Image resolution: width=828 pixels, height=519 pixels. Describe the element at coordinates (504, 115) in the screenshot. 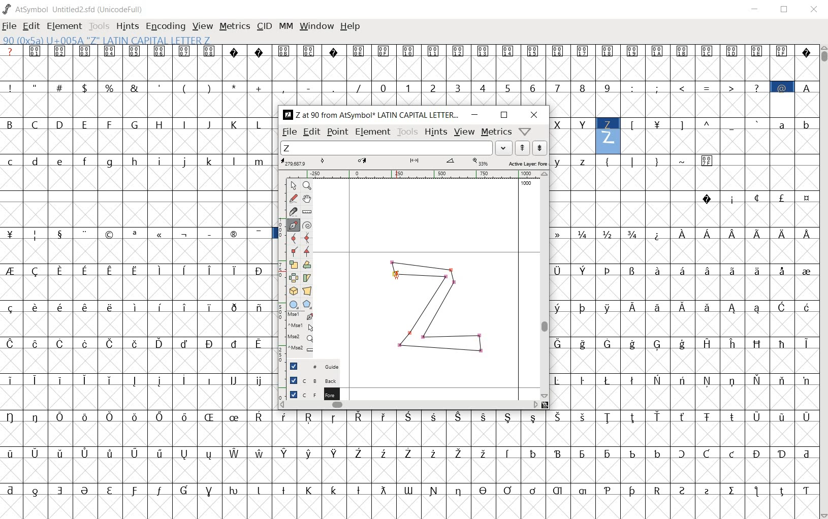

I see `restore down` at that location.